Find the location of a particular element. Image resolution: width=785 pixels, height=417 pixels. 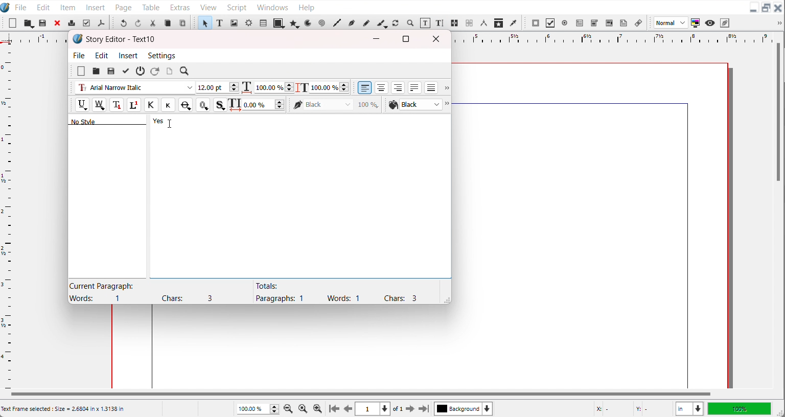

Text is located at coordinates (336, 292).